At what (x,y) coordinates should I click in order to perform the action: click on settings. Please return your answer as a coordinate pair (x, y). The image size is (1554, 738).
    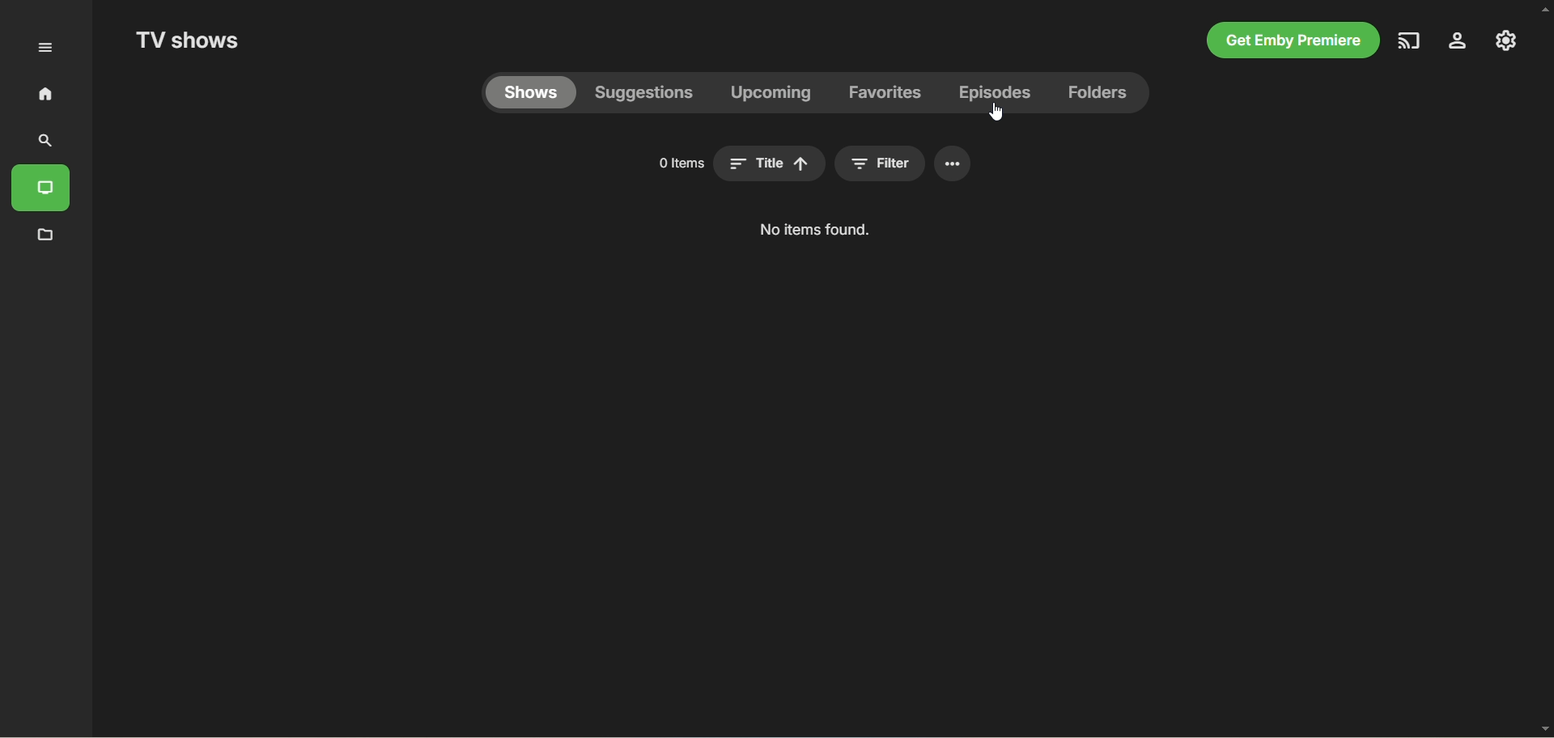
    Looking at the image, I should click on (1458, 40).